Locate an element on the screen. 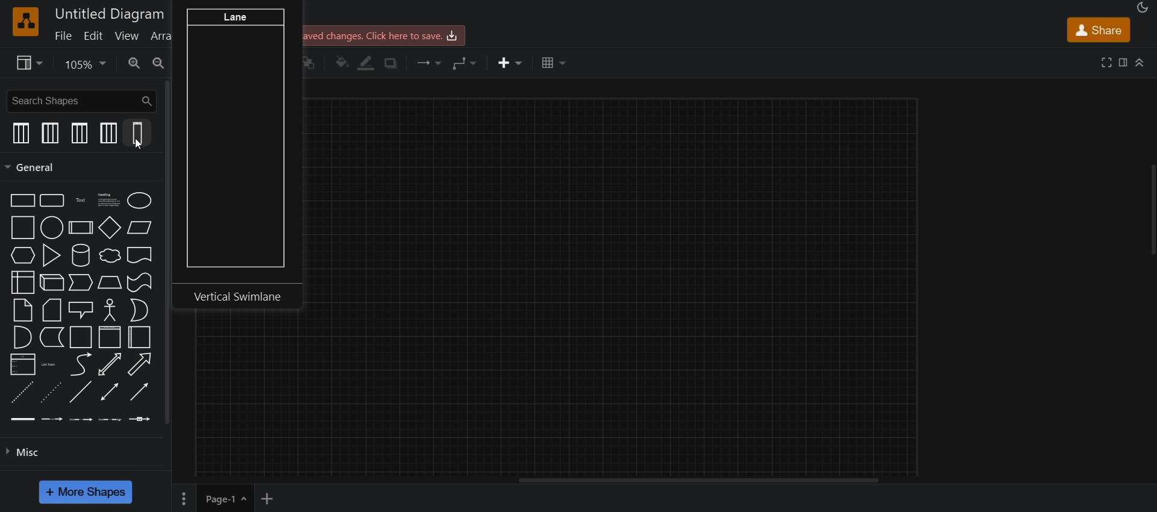 This screenshot has width=1157, height=512. edit is located at coordinates (96, 36).